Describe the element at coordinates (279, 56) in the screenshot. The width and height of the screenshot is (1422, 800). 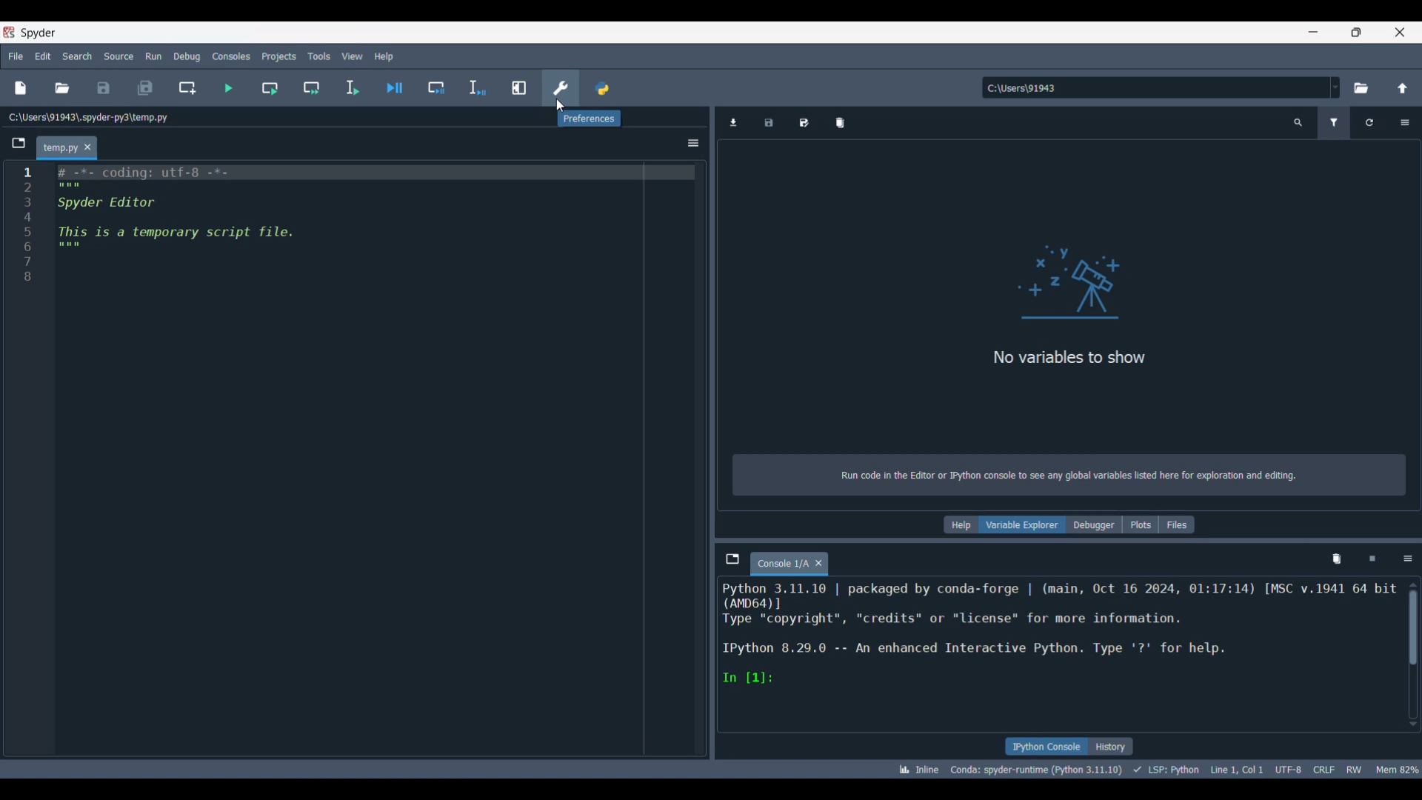
I see `Projects menu` at that location.